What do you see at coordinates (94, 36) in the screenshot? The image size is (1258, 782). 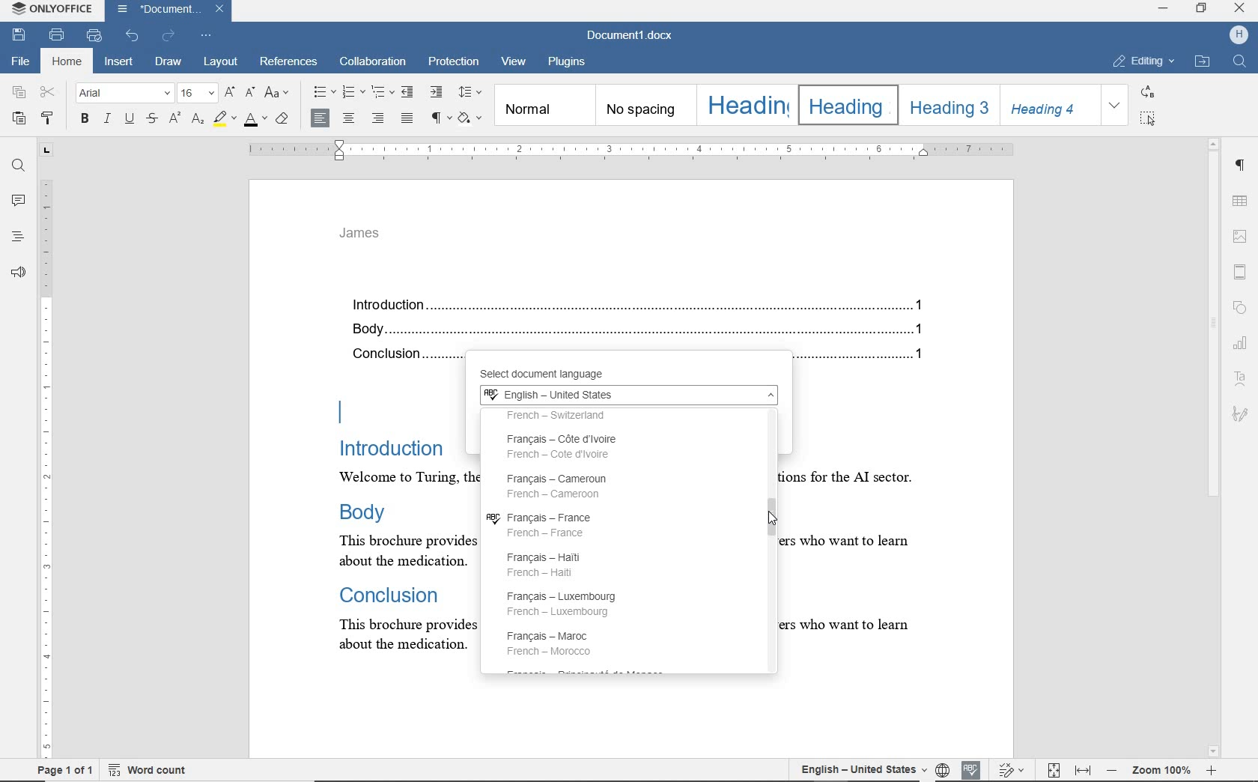 I see `quick print` at bounding box center [94, 36].